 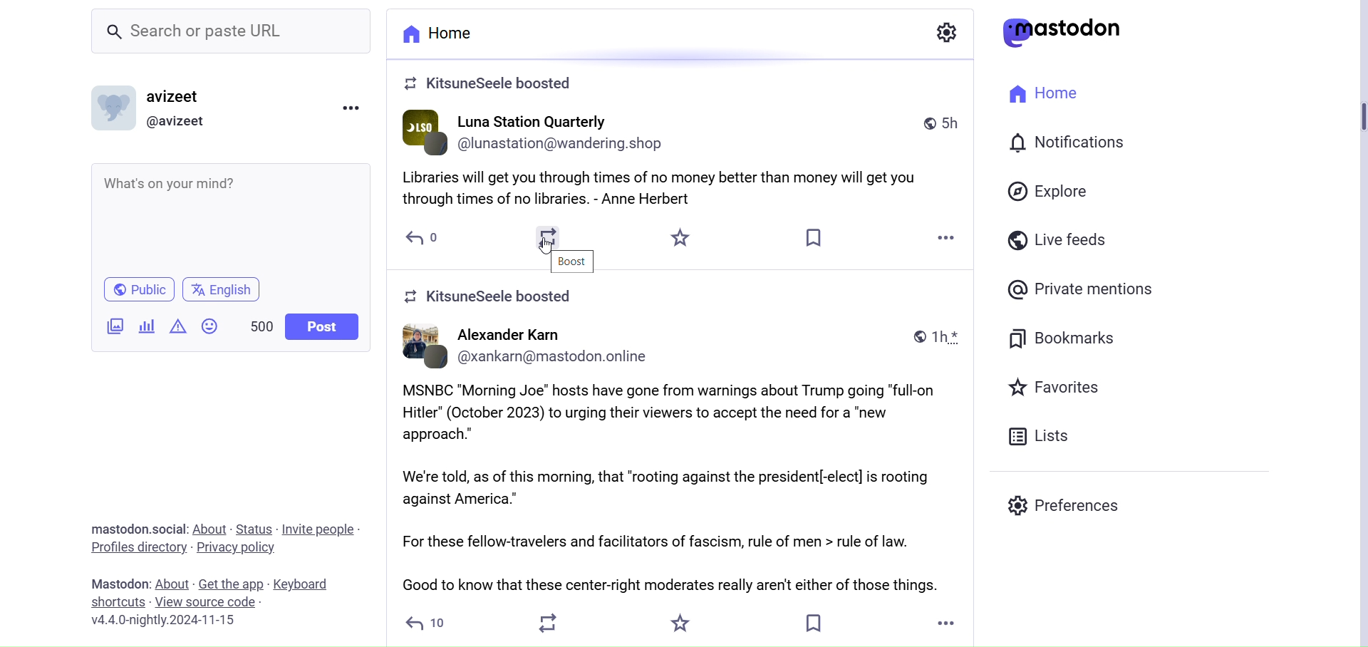 I want to click on Add Poll, so click(x=149, y=327).